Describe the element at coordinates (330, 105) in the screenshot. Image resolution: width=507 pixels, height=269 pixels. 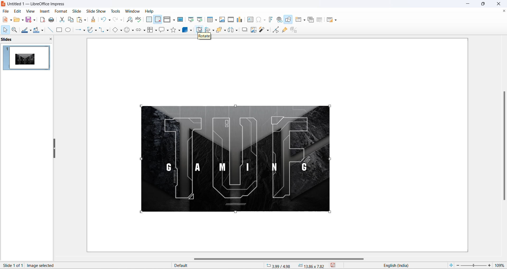
I see `image selection markup` at that location.